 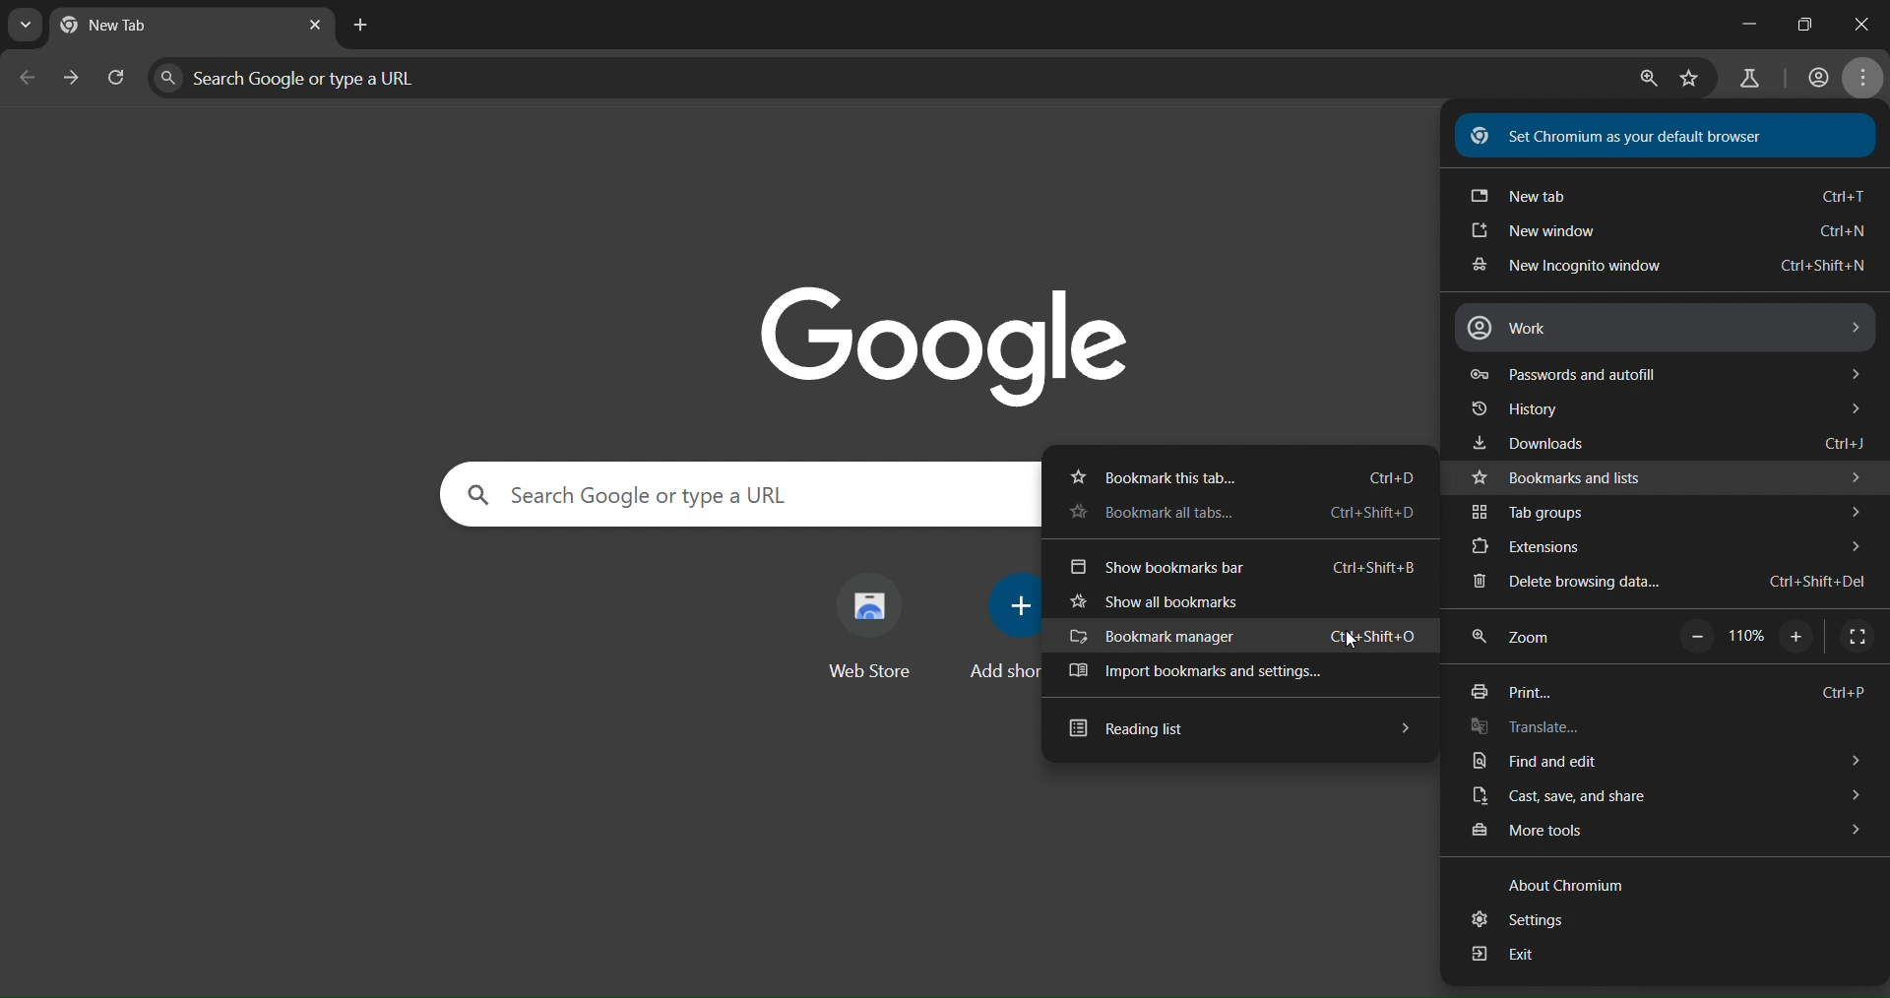 What do you see at coordinates (1665, 833) in the screenshot?
I see `more tools` at bounding box center [1665, 833].